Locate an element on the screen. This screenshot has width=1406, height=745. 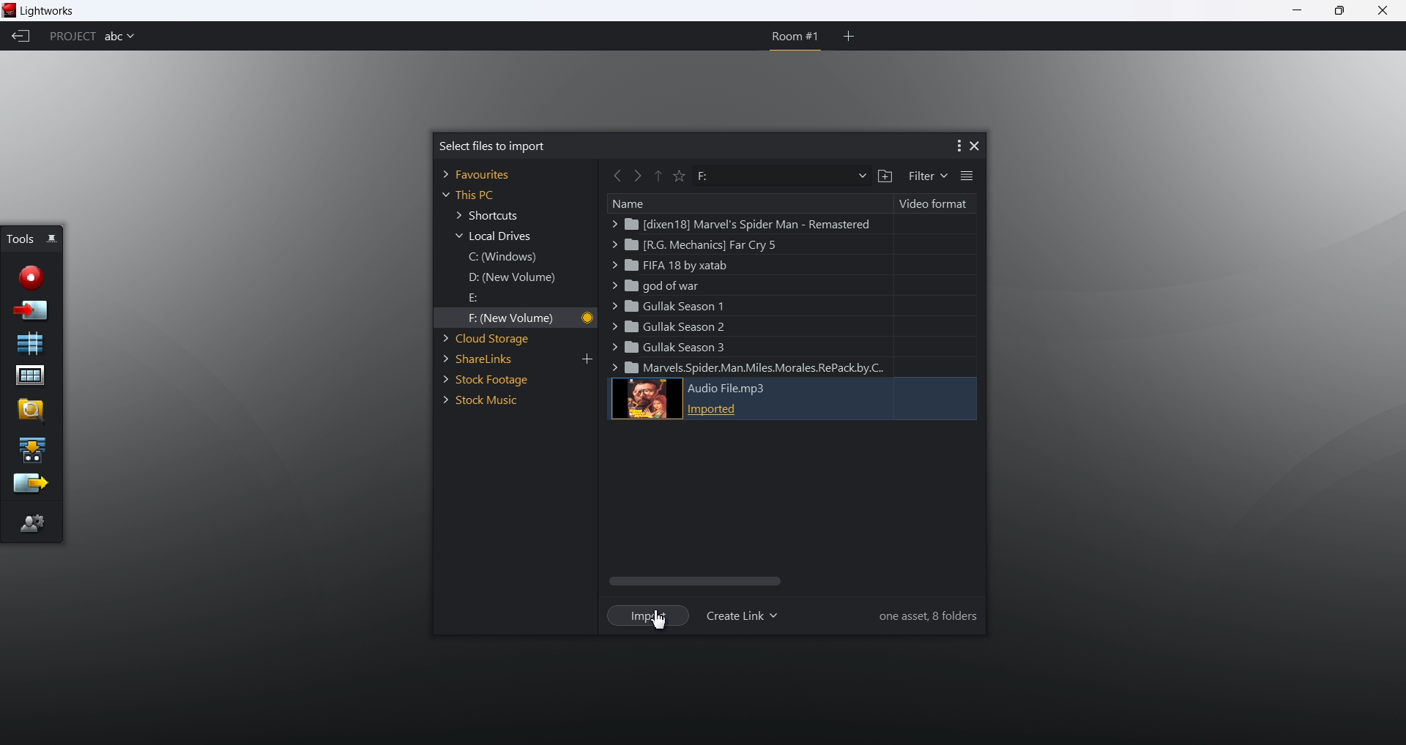
new sequence is located at coordinates (31, 343).